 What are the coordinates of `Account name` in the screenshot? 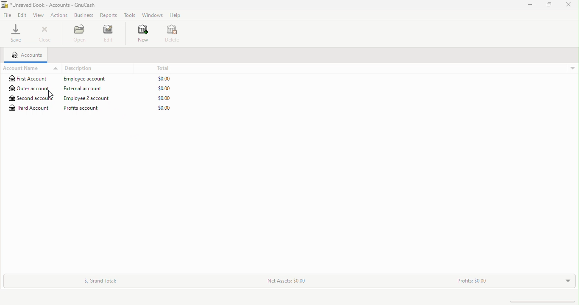 It's located at (30, 68).